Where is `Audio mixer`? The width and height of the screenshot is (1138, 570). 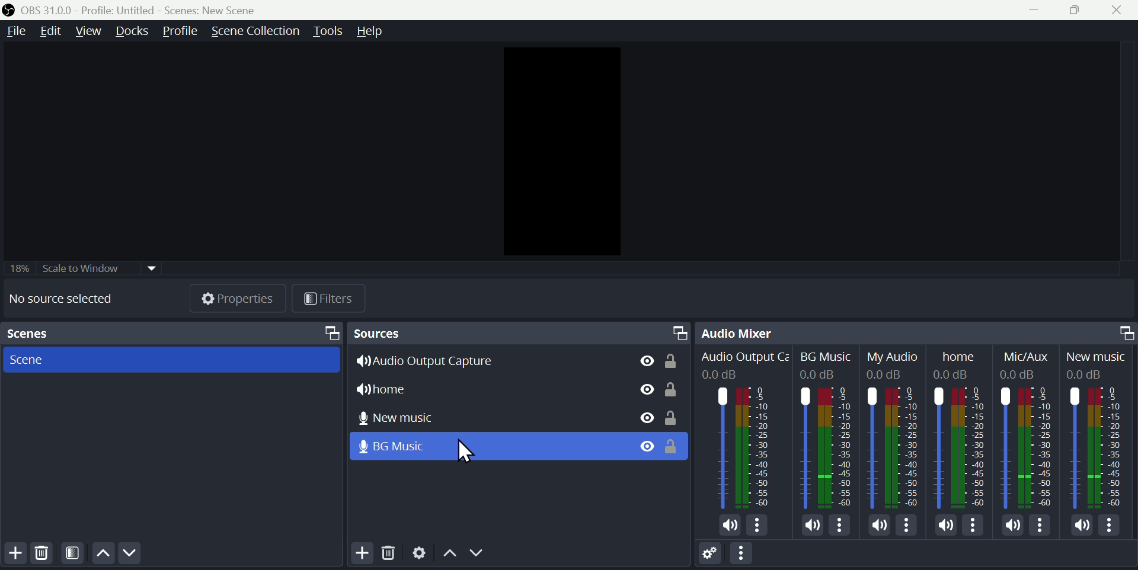
Audio mixer is located at coordinates (744, 331).